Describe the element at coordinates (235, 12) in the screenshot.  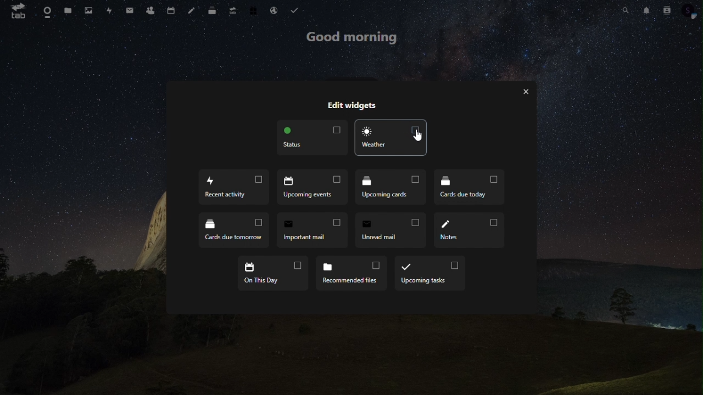
I see `upgrade` at that location.